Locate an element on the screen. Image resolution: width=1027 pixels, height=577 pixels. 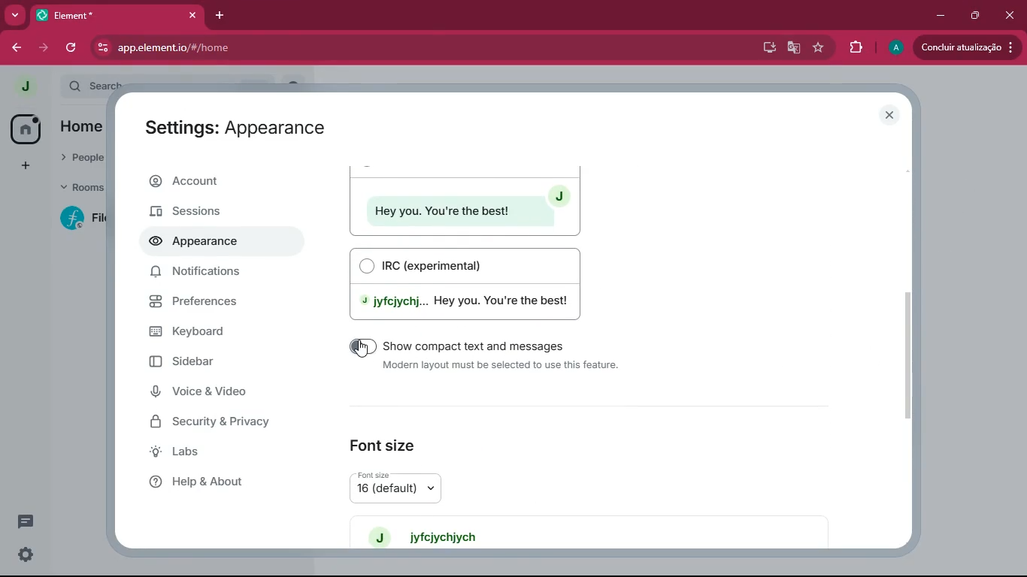
refresh is located at coordinates (70, 48).